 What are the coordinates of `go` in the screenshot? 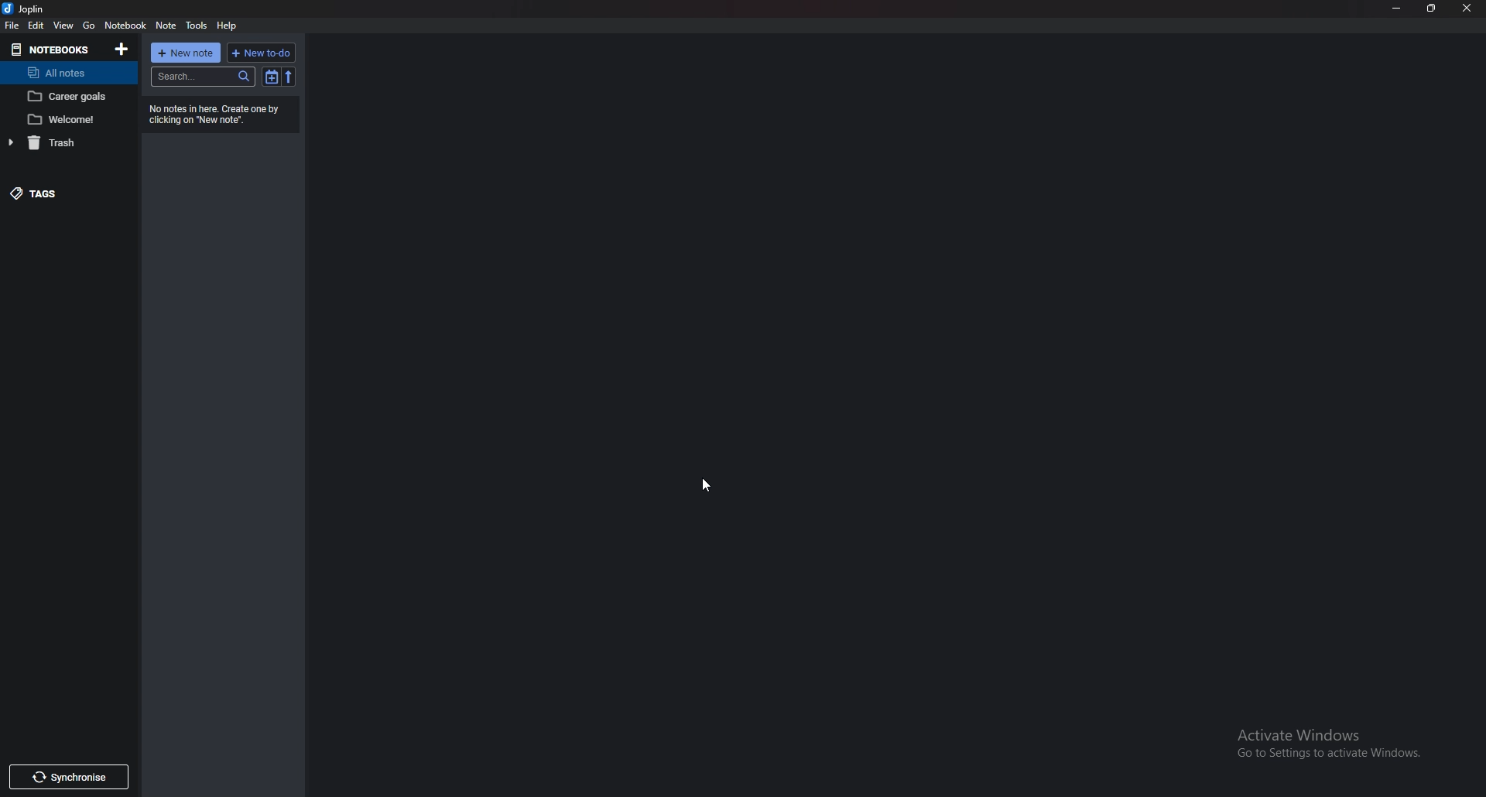 It's located at (88, 26).